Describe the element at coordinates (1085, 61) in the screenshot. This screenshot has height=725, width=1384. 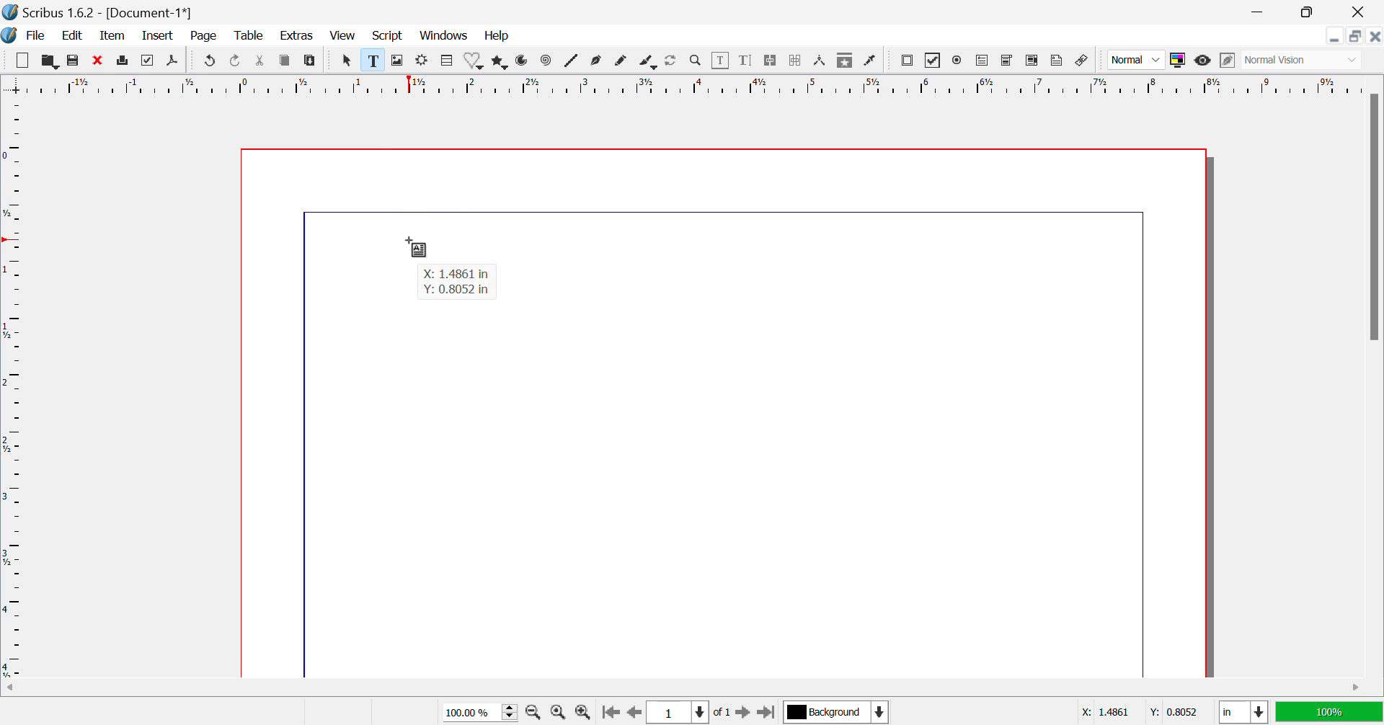
I see `Link annotation` at that location.